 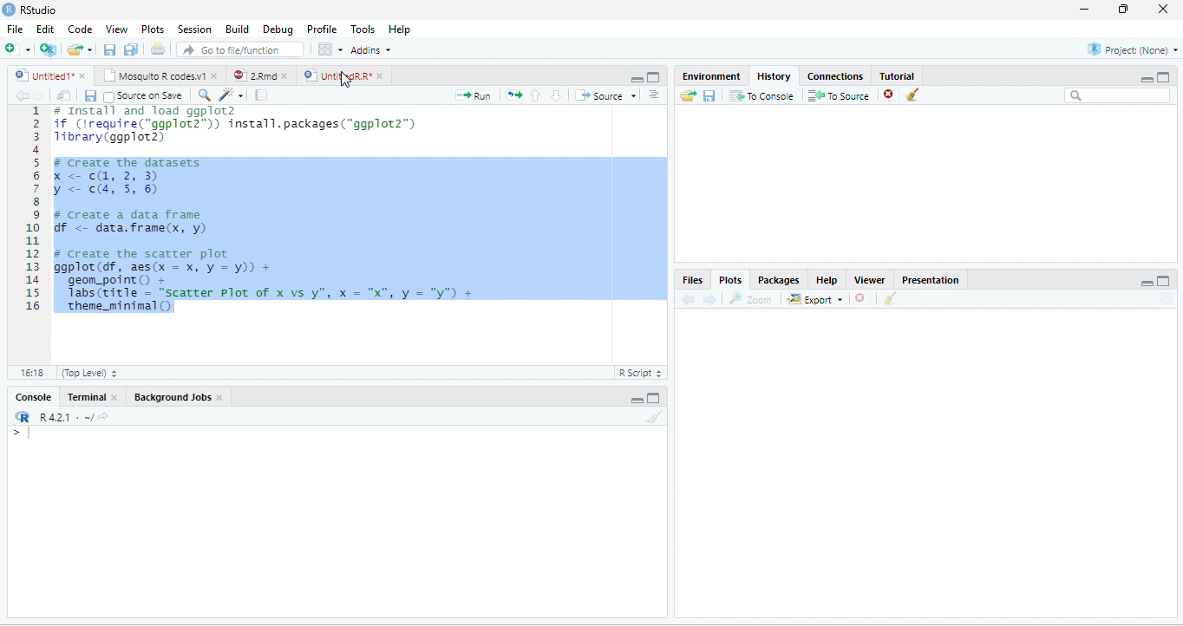 I want to click on Profile, so click(x=322, y=29).